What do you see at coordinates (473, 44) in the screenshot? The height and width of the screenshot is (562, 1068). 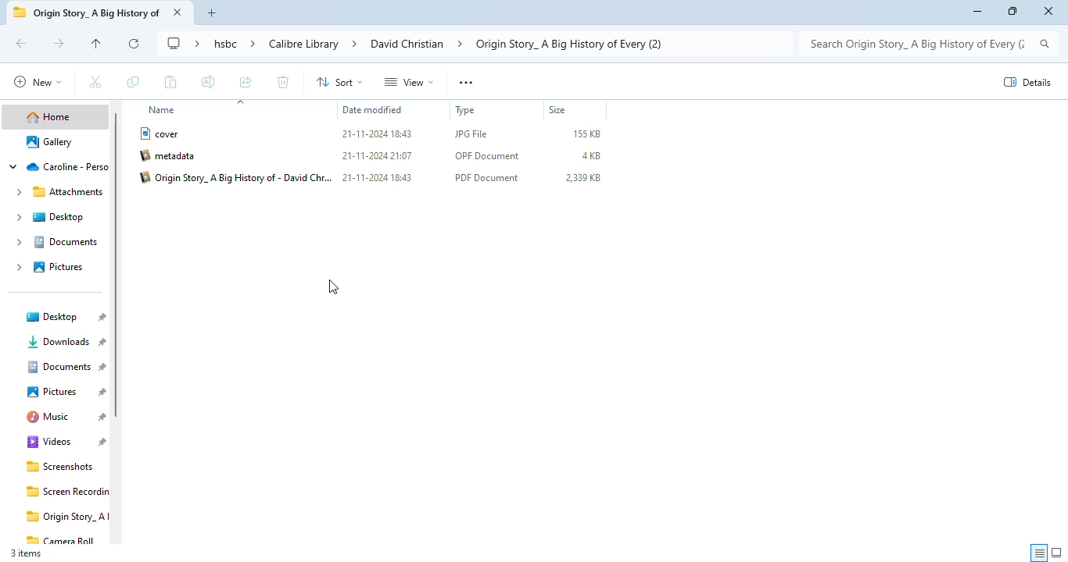 I see `folder` at bounding box center [473, 44].